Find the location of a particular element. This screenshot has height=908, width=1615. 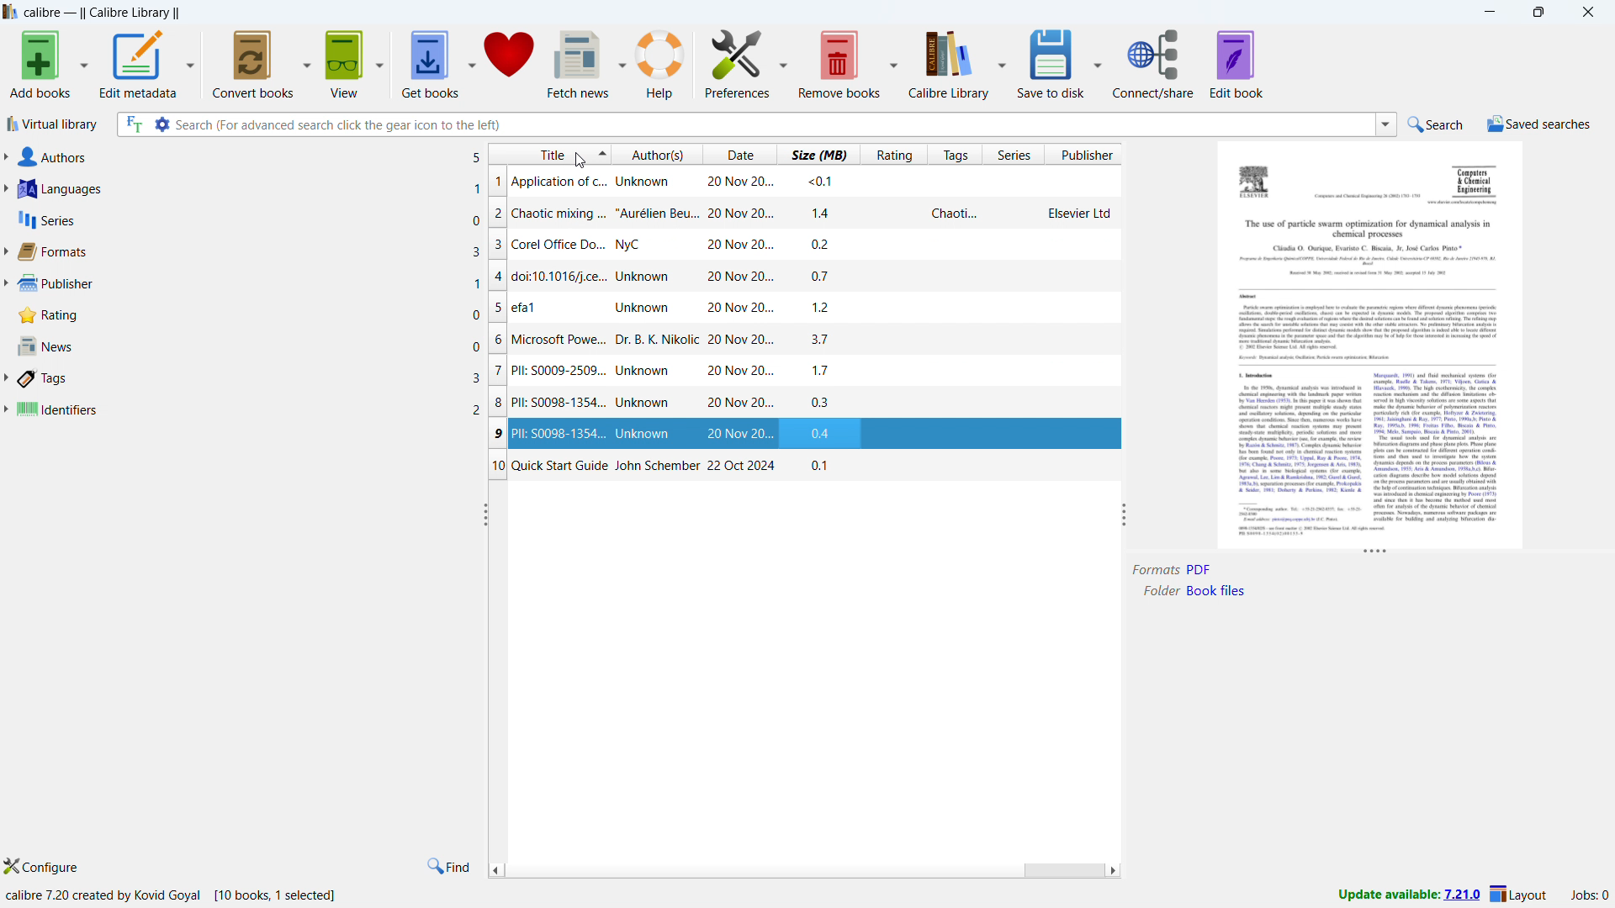

Application of c... Unknown 20 Nov 20... is located at coordinates (649, 183).